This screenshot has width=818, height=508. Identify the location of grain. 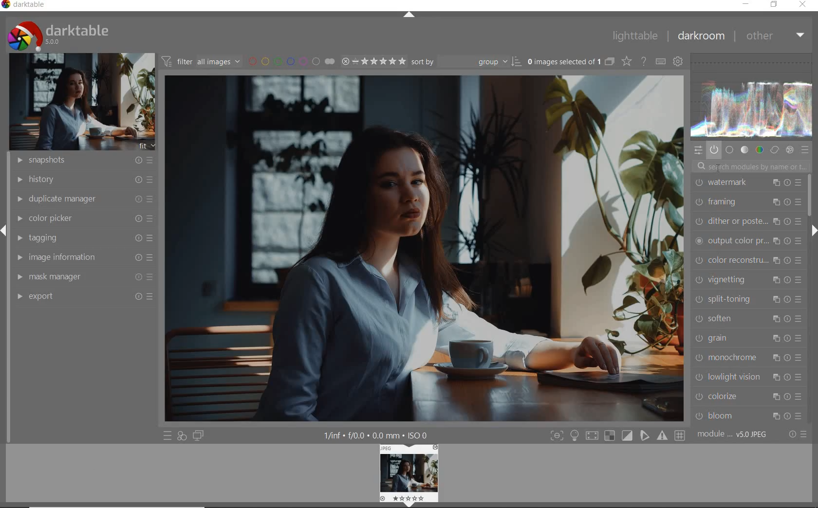
(747, 338).